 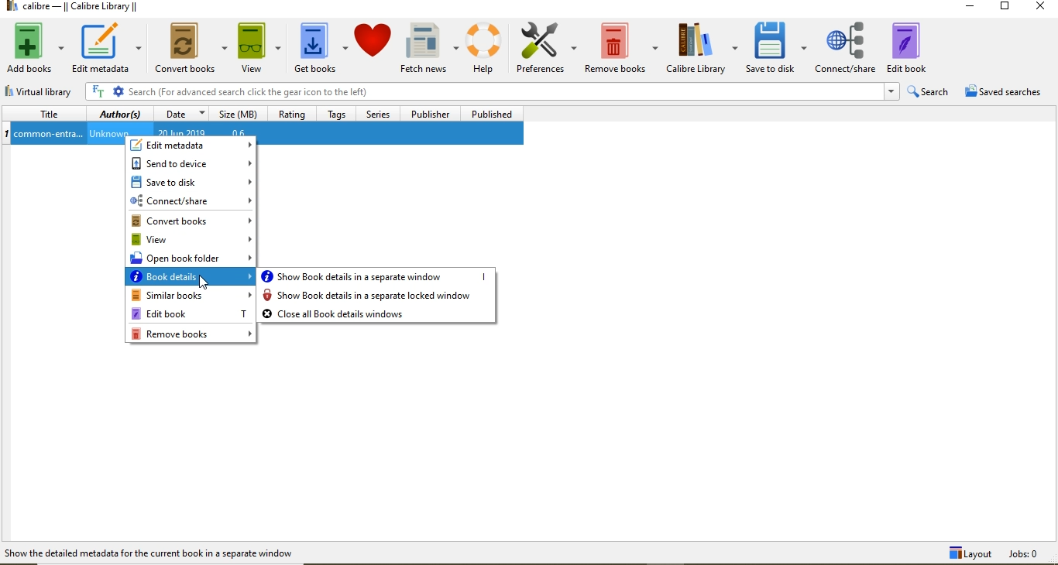 I want to click on view, so click(x=259, y=47).